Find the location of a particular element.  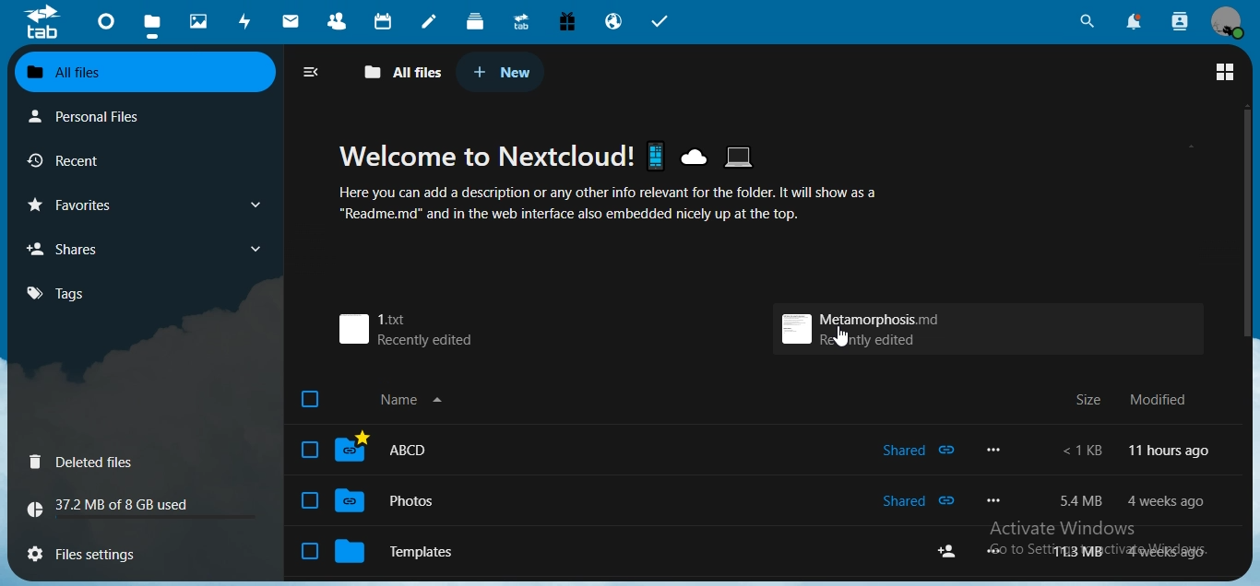

more options is located at coordinates (996, 500).